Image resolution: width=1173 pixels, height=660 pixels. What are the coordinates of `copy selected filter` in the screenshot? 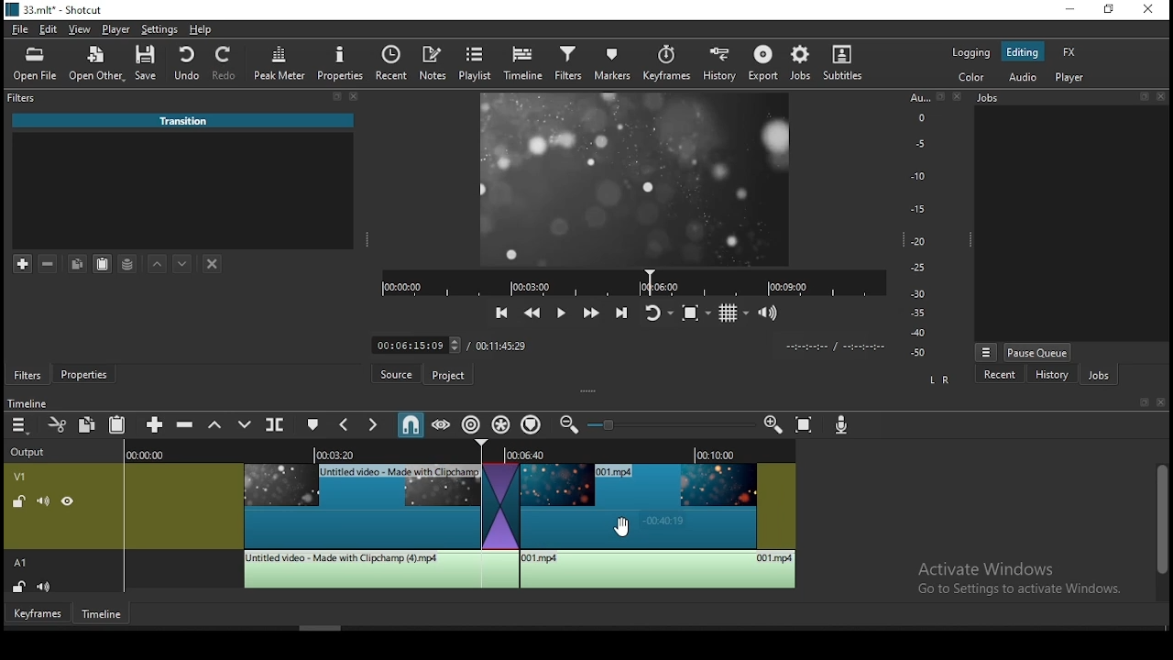 It's located at (78, 262).